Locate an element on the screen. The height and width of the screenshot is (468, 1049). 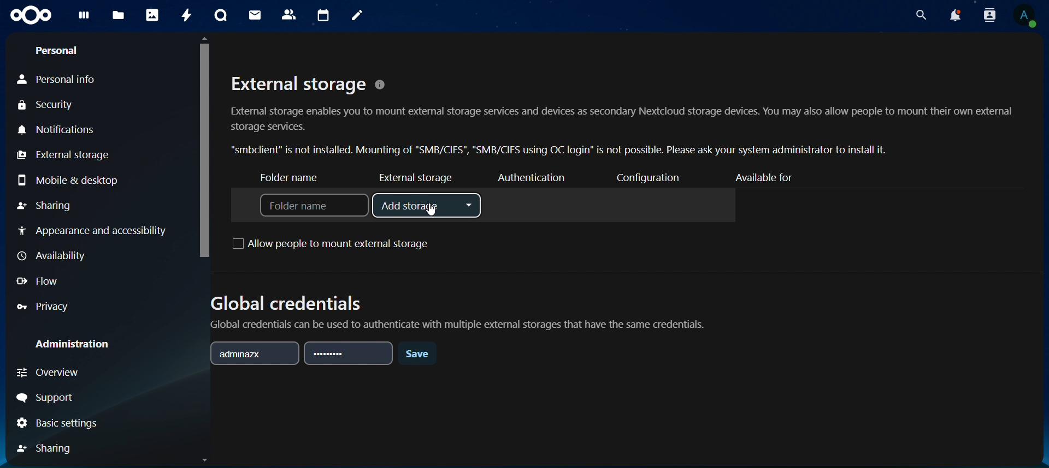
files is located at coordinates (118, 16).